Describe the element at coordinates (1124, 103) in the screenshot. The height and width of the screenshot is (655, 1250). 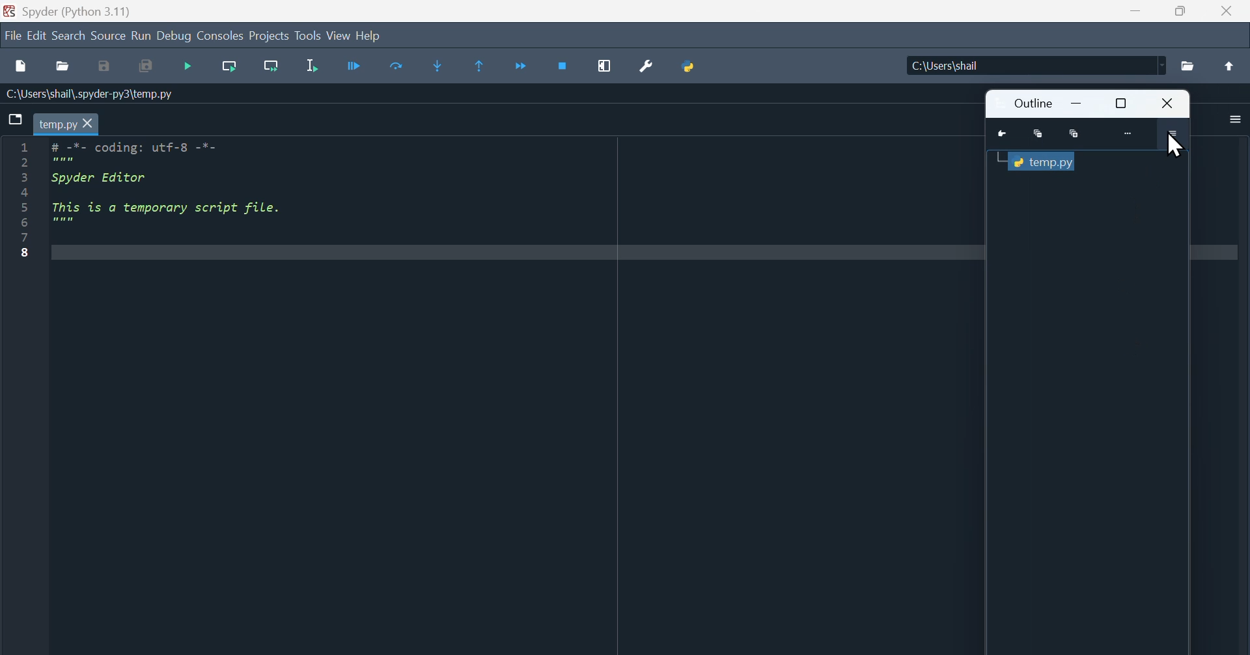
I see `Maximize` at that location.